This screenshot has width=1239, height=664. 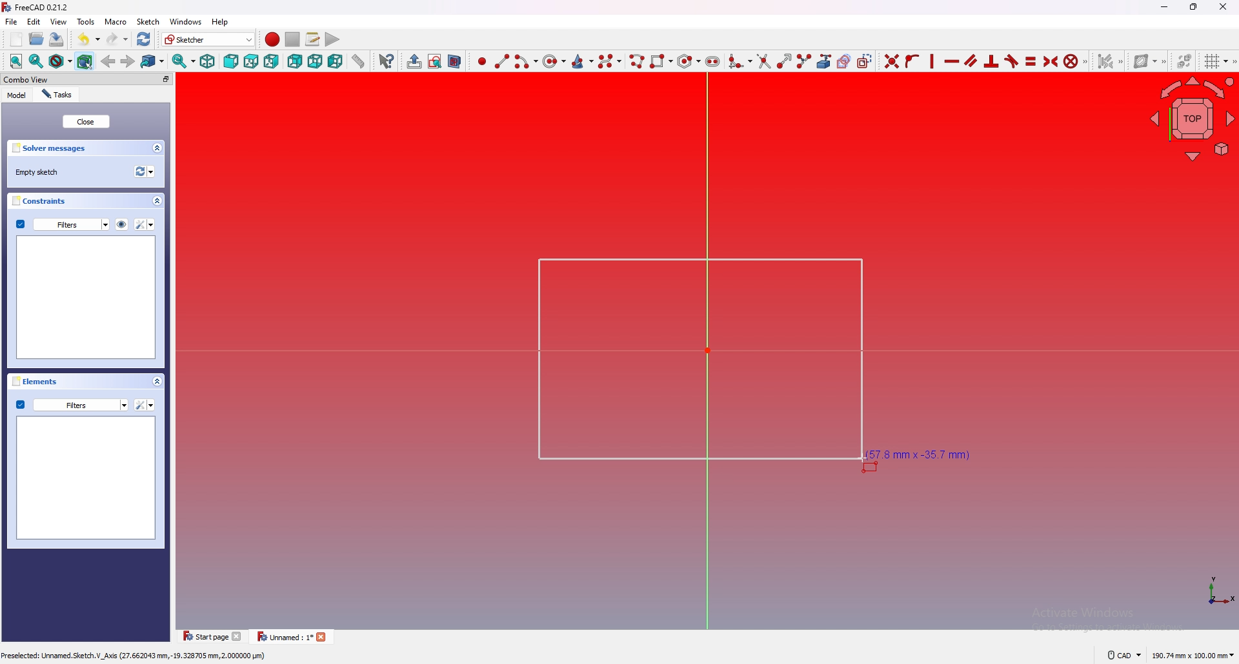 I want to click on create carbon copy, so click(x=845, y=61).